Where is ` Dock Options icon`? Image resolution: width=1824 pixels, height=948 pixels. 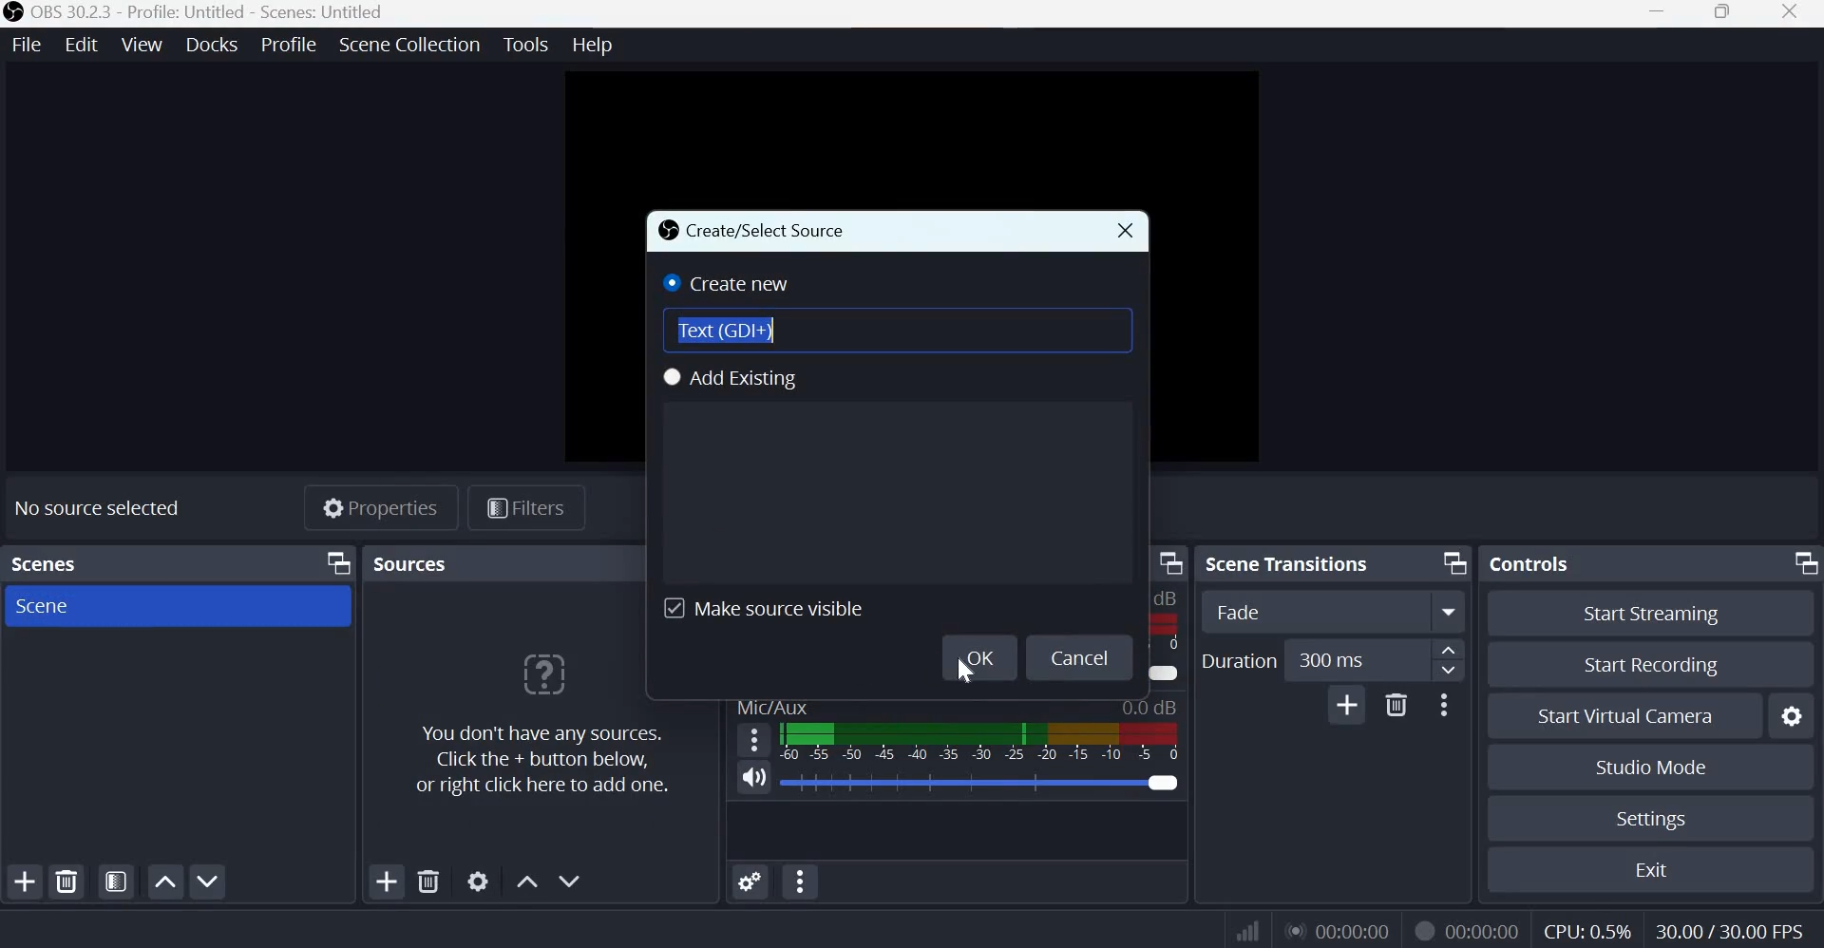
 Dock Options icon is located at coordinates (338, 563).